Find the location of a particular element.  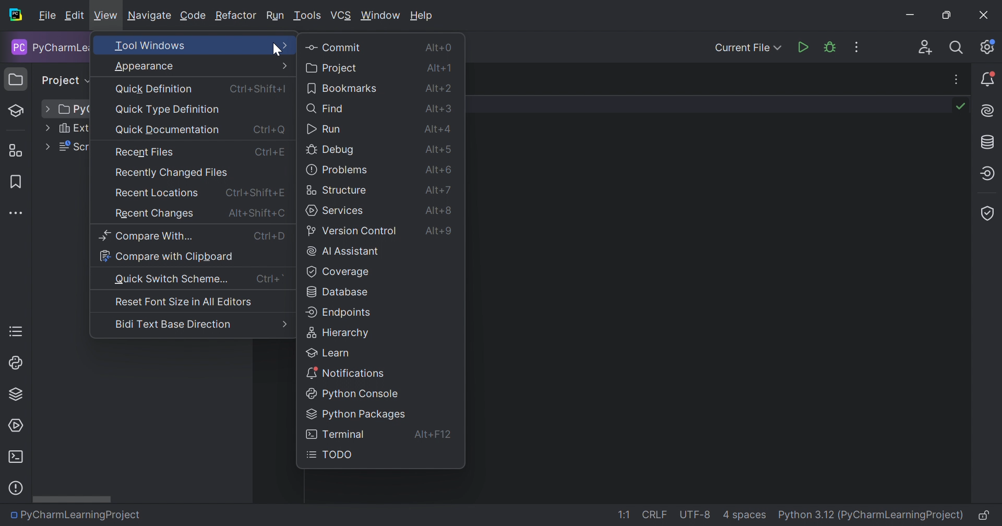

Python Console is located at coordinates (16, 363).